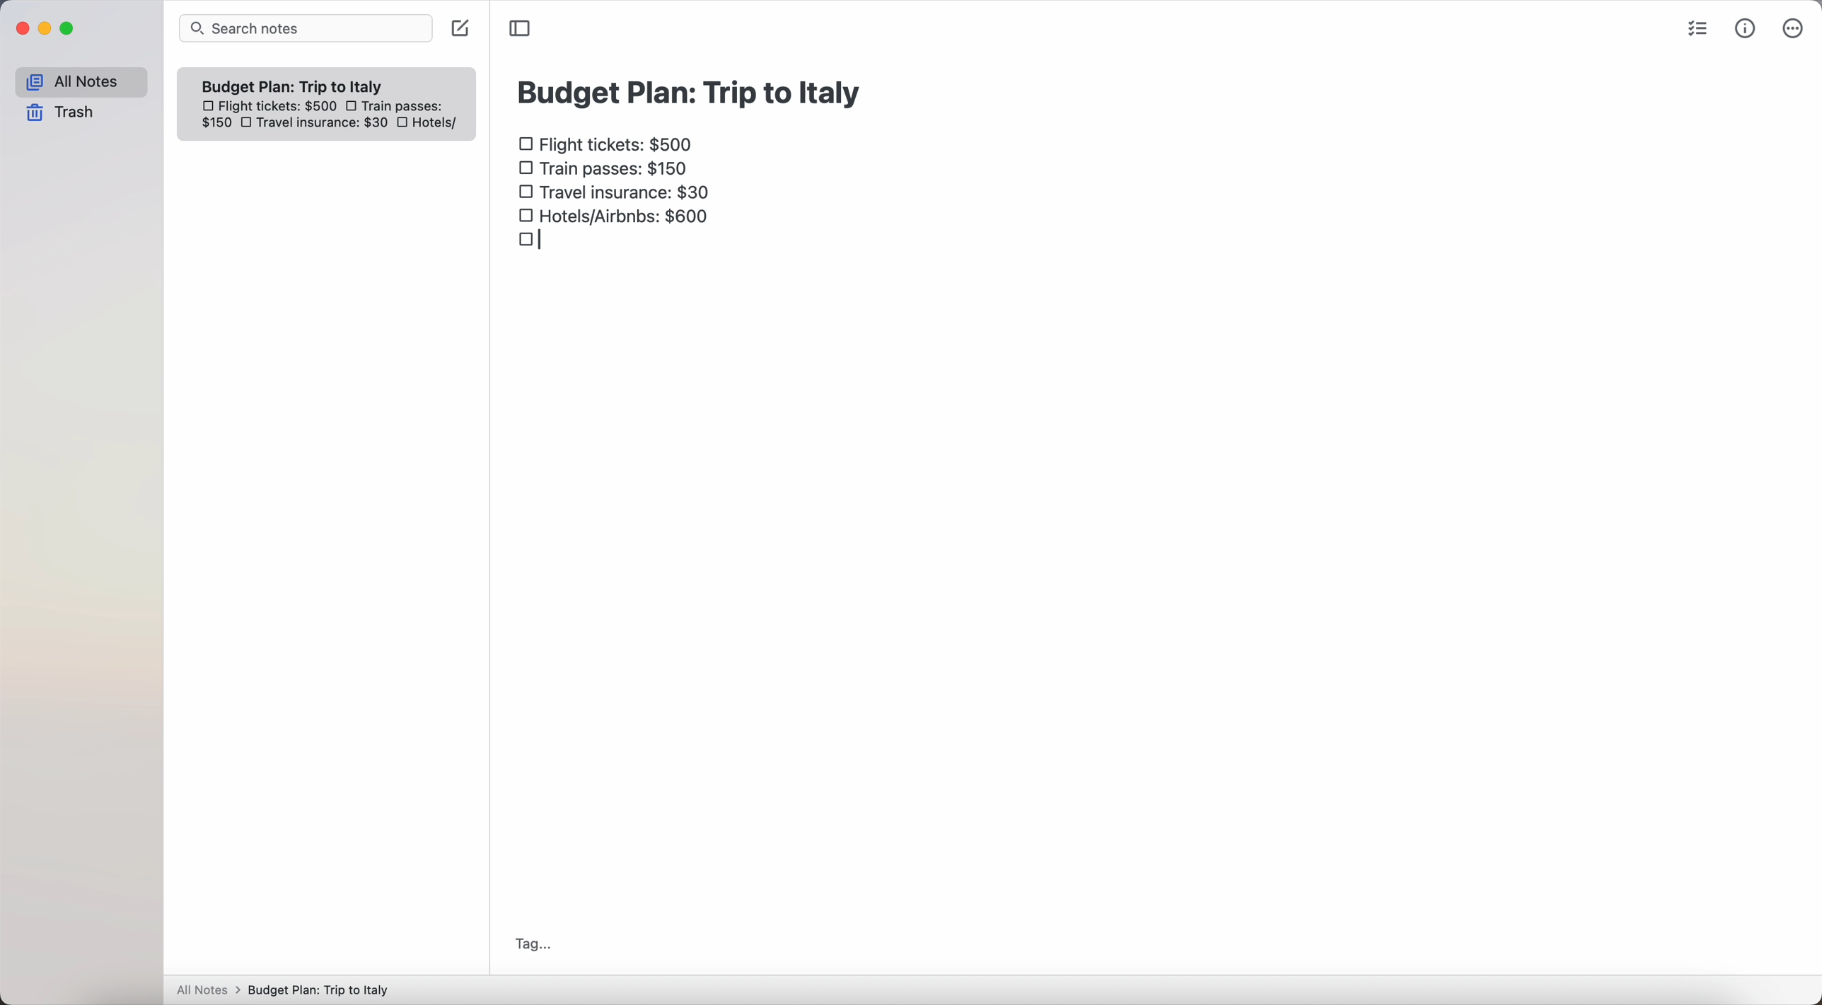  I want to click on minimize, so click(49, 29).